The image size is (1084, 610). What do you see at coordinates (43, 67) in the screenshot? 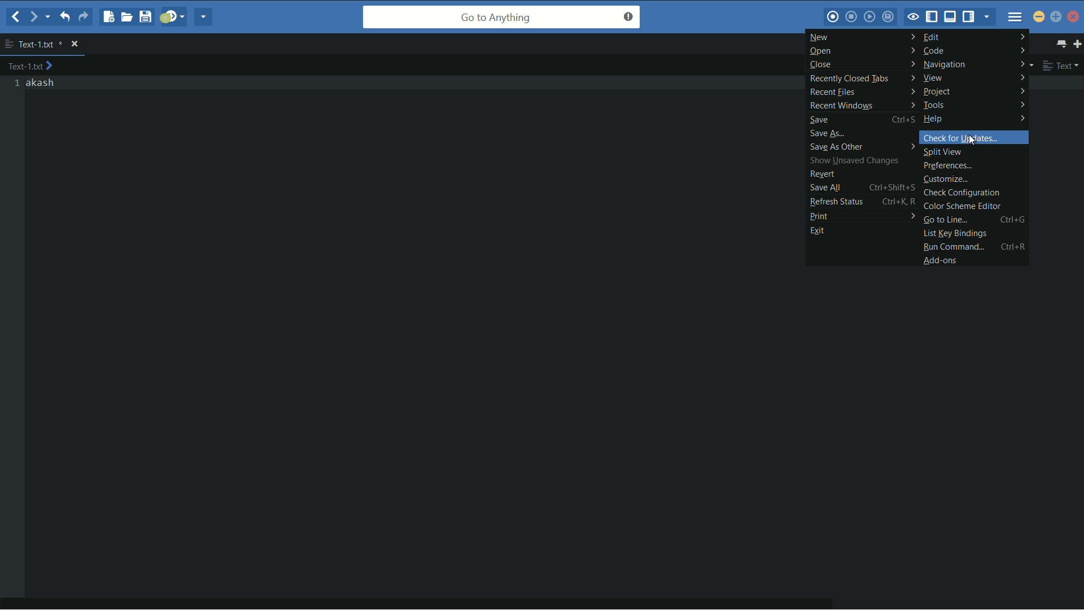
I see `text` at bounding box center [43, 67].